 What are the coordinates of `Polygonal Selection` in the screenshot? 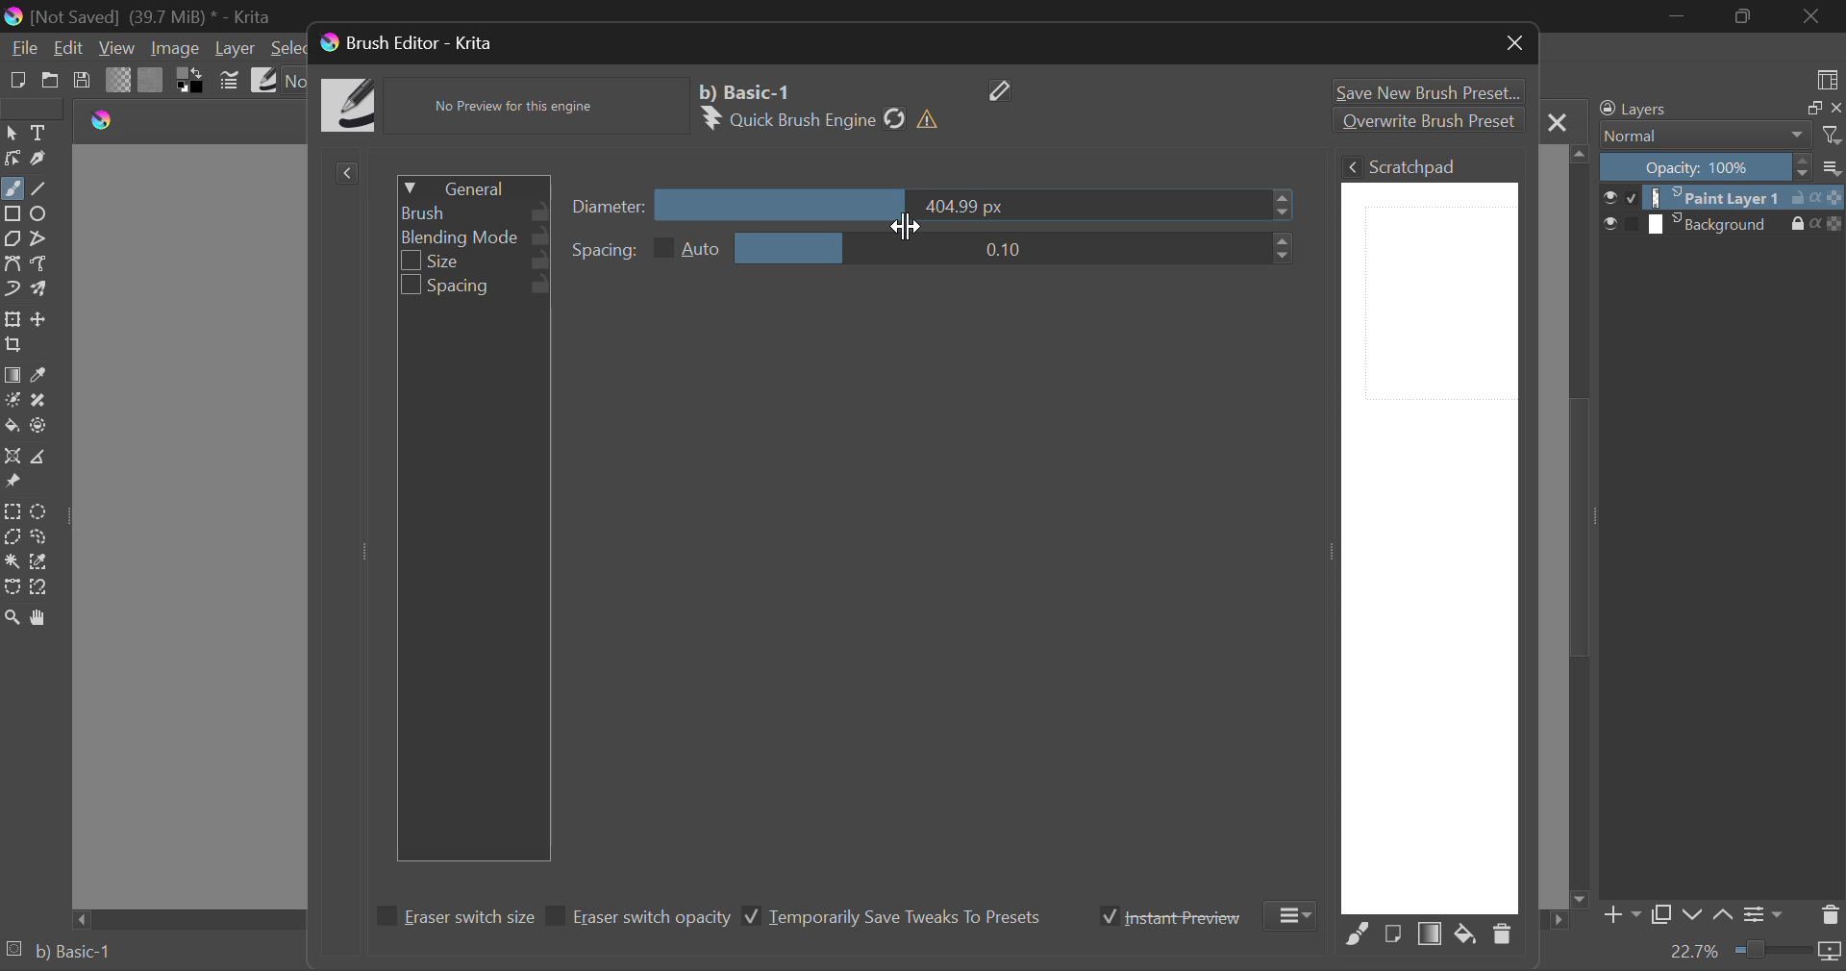 It's located at (12, 536).